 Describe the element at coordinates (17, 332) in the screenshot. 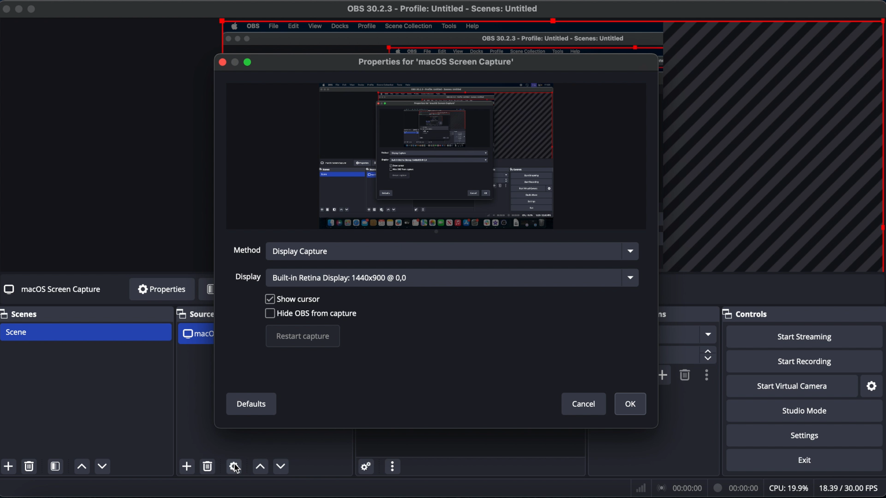

I see `scene` at that location.